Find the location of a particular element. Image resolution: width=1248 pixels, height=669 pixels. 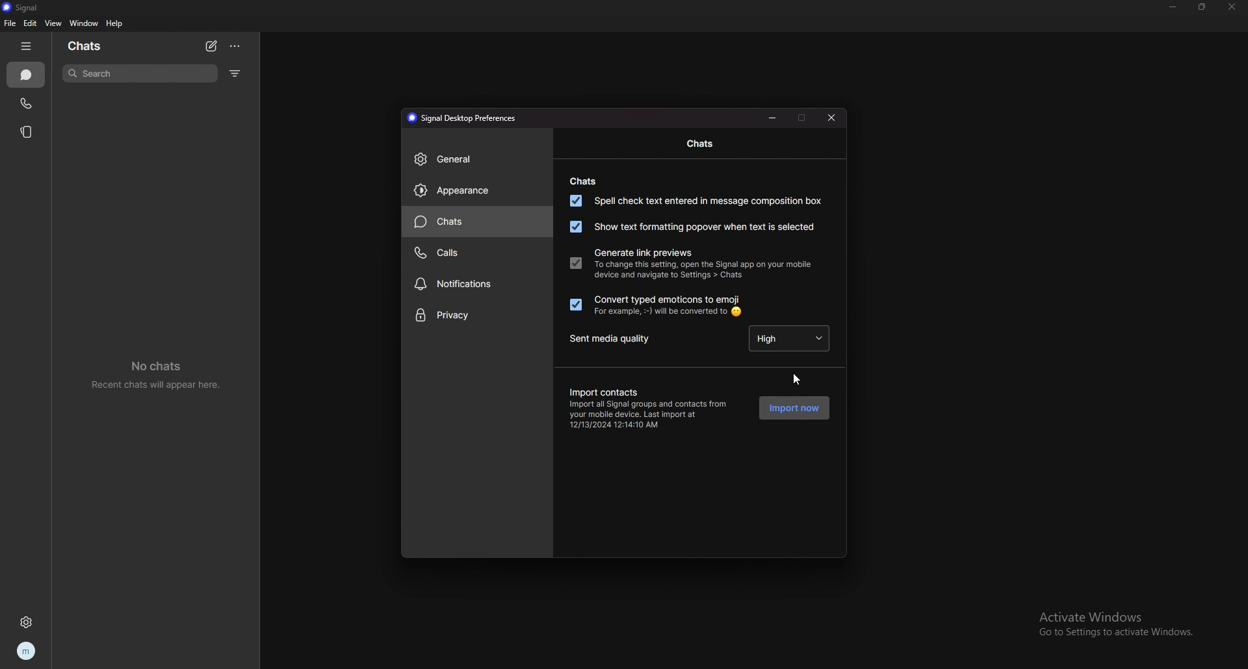

hide tab is located at coordinates (27, 46).